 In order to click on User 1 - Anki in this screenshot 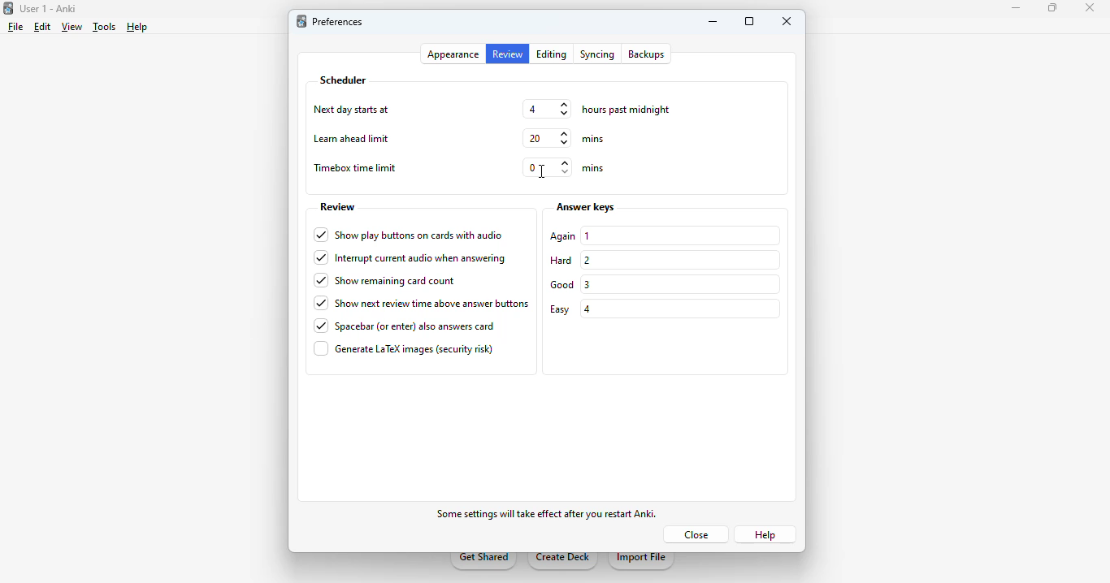, I will do `click(49, 9)`.